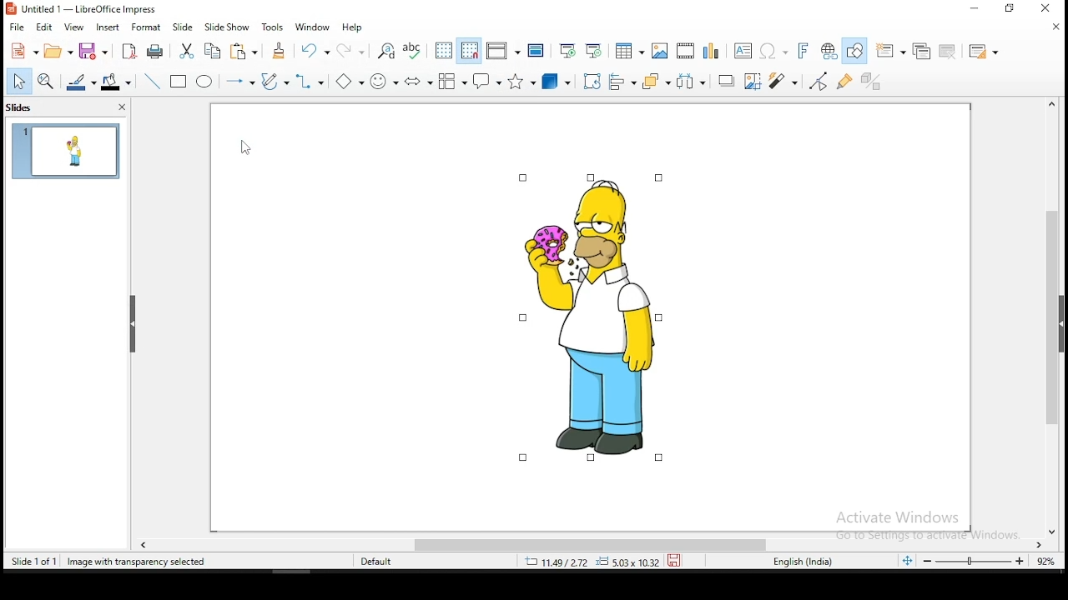 This screenshot has height=600, width=1068. Describe the element at coordinates (385, 79) in the screenshot. I see `symbol shapes` at that location.